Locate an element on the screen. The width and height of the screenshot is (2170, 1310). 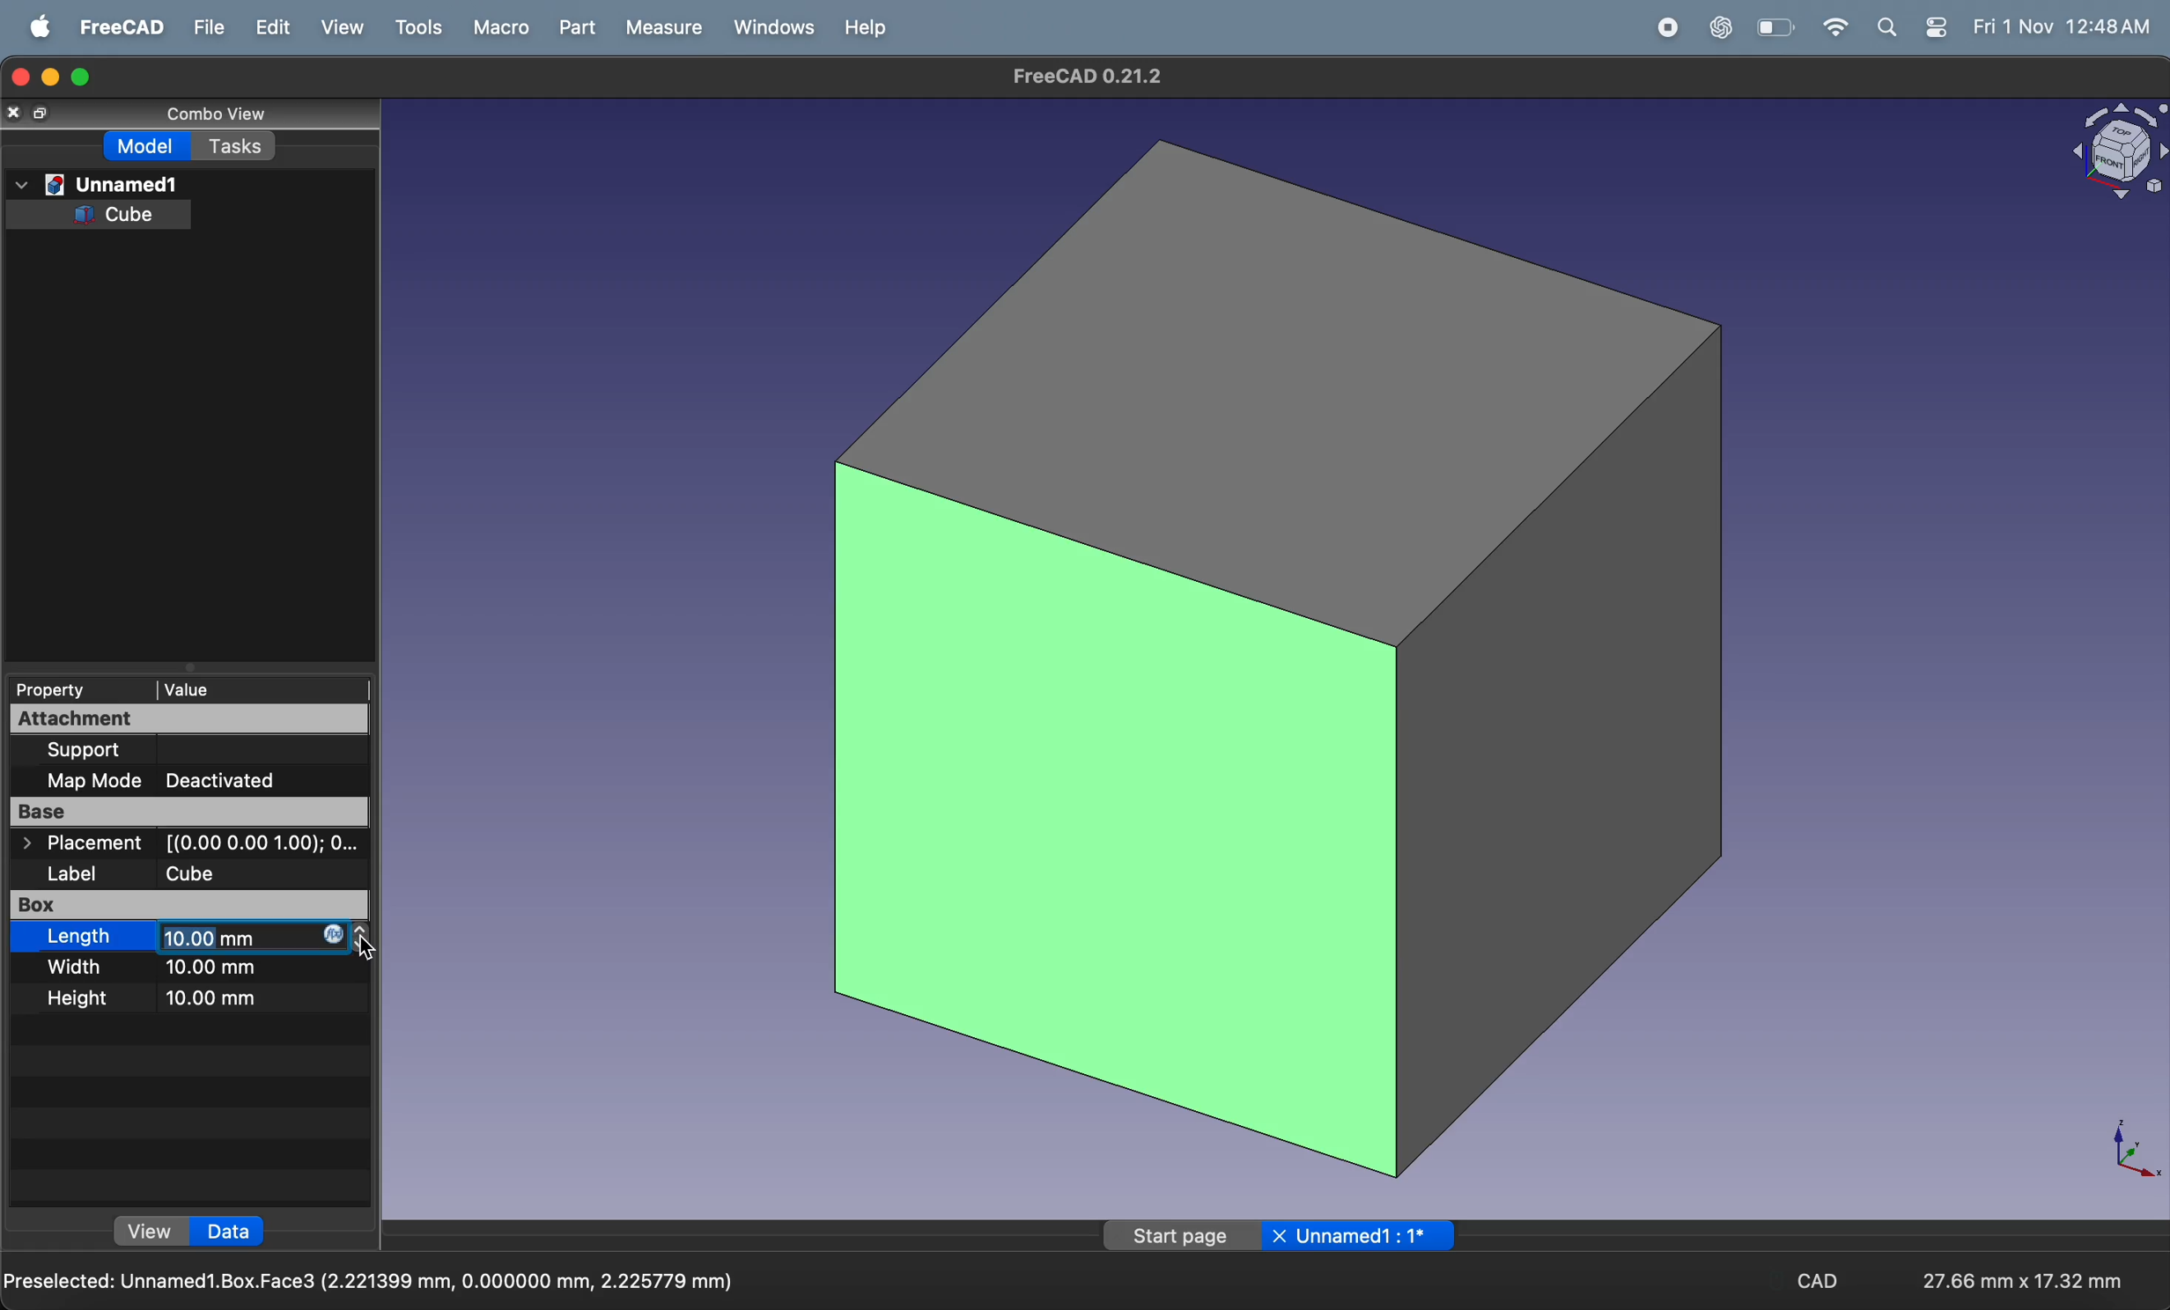
Data is located at coordinates (230, 1233).